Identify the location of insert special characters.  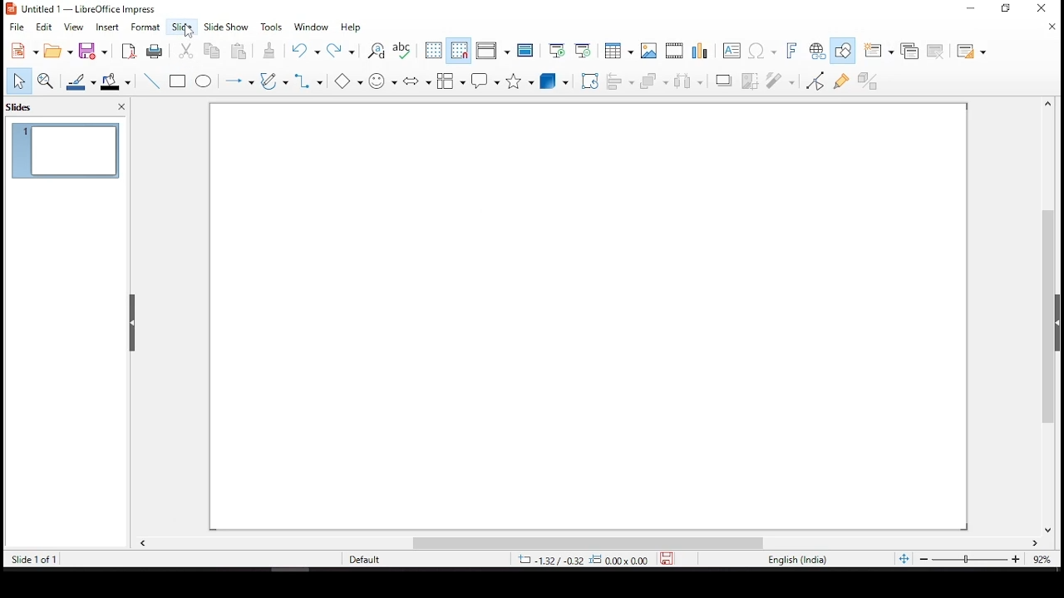
(763, 48).